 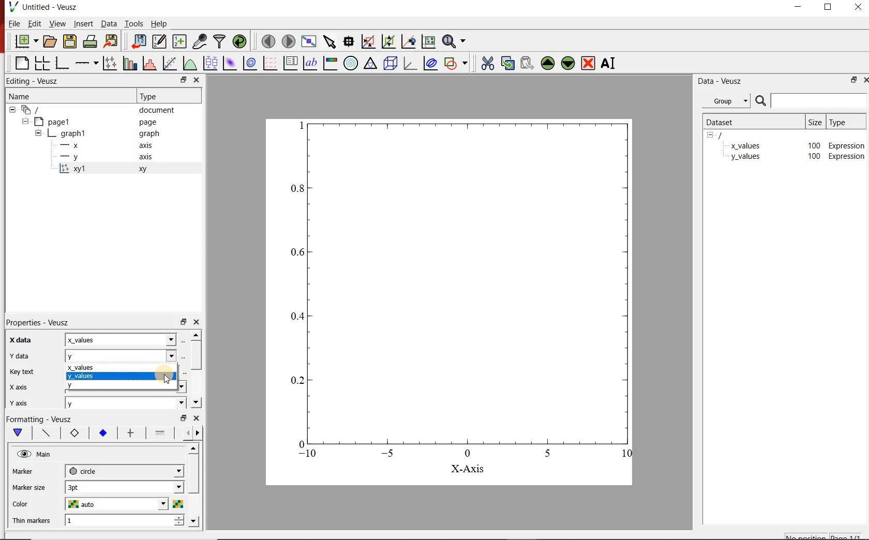 I want to click on help, so click(x=162, y=23).